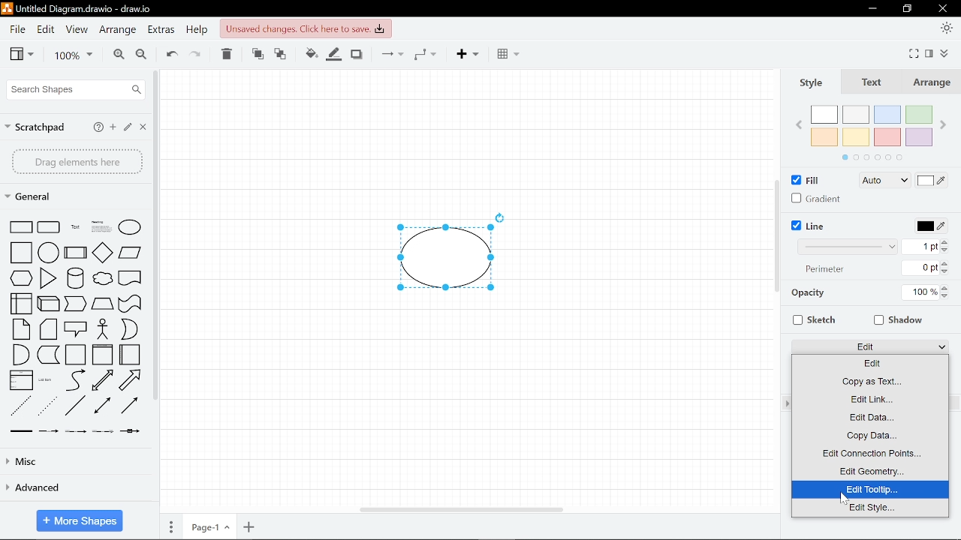 Image resolution: width=961 pixels, height=540 pixels. What do you see at coordinates (389, 53) in the screenshot?
I see `Connector` at bounding box center [389, 53].